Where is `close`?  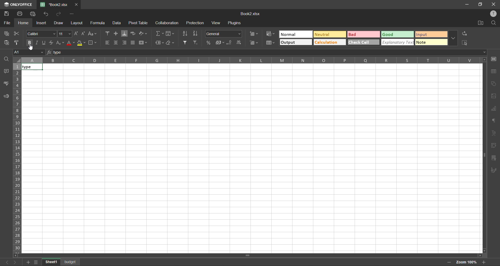 close is located at coordinates (493, 4).